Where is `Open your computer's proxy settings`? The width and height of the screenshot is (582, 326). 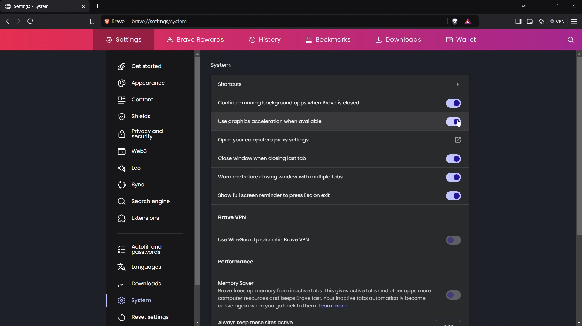 Open your computer's proxy settings is located at coordinates (264, 140).